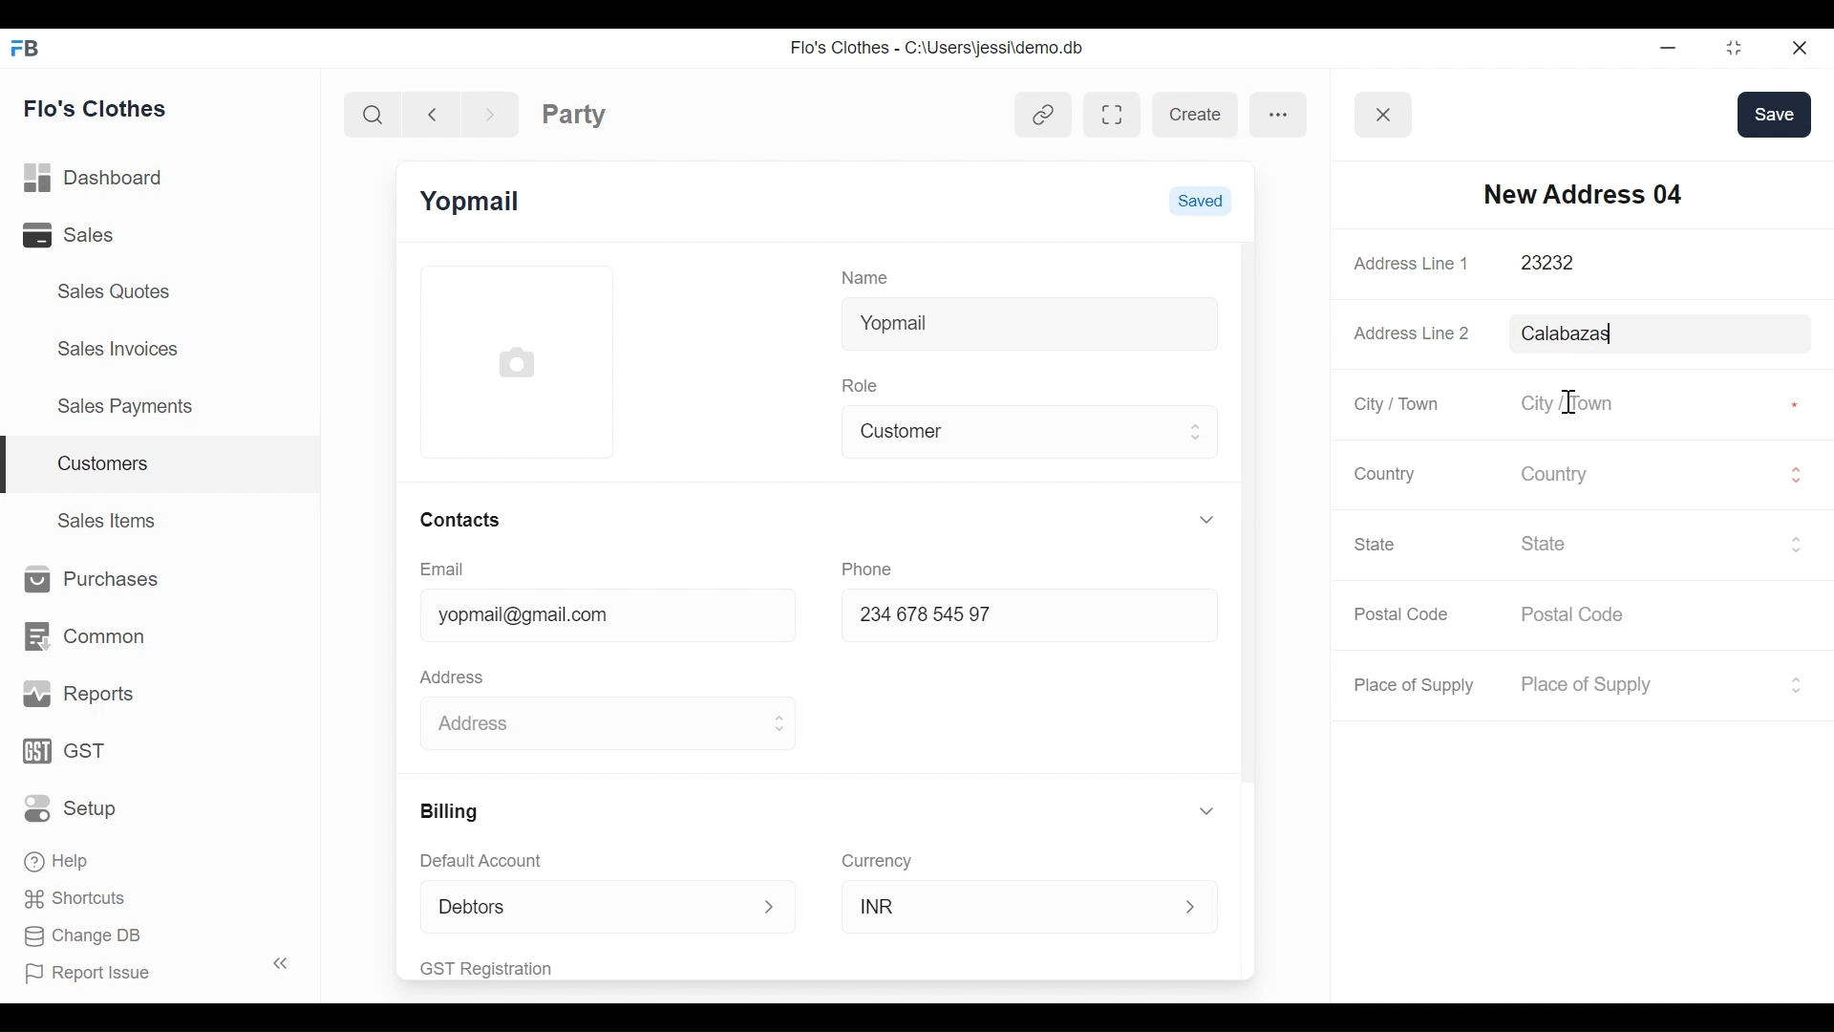 This screenshot has height=1032, width=1834. What do you see at coordinates (1194, 115) in the screenshot?
I see `create` at bounding box center [1194, 115].